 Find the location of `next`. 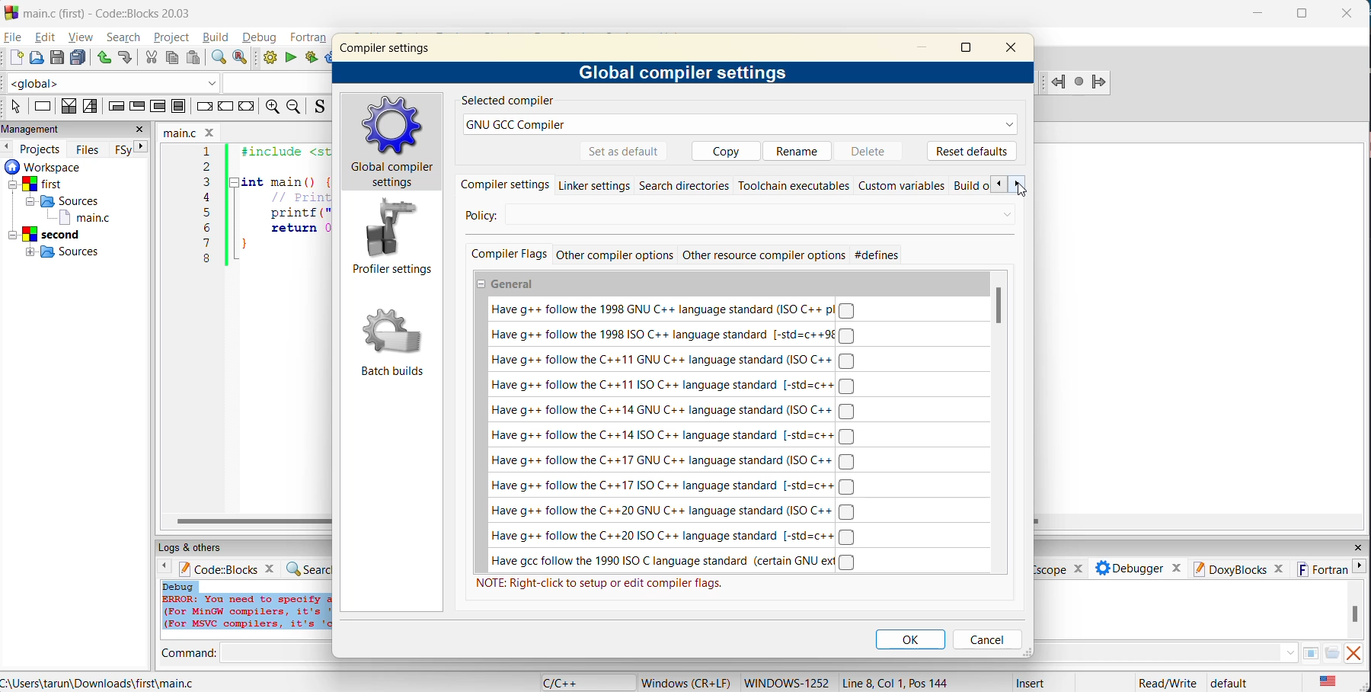

next is located at coordinates (137, 148).